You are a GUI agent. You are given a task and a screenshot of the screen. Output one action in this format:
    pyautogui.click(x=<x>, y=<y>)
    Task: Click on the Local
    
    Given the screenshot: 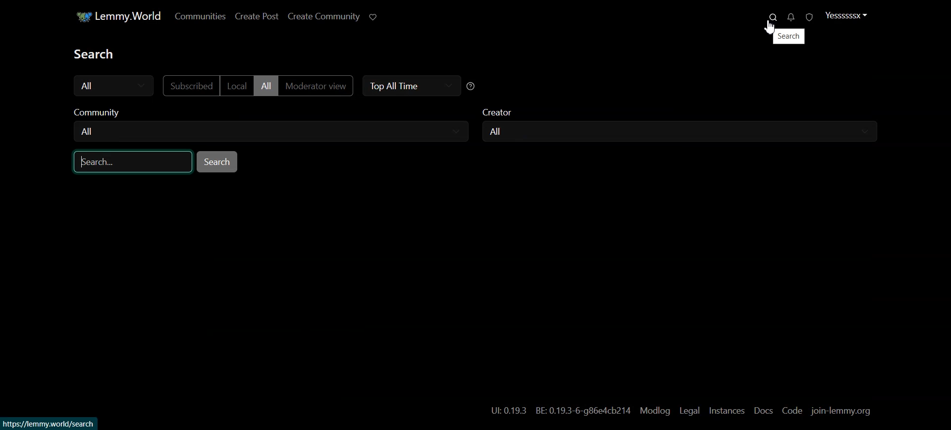 What is the action you would take?
    pyautogui.click(x=236, y=86)
    